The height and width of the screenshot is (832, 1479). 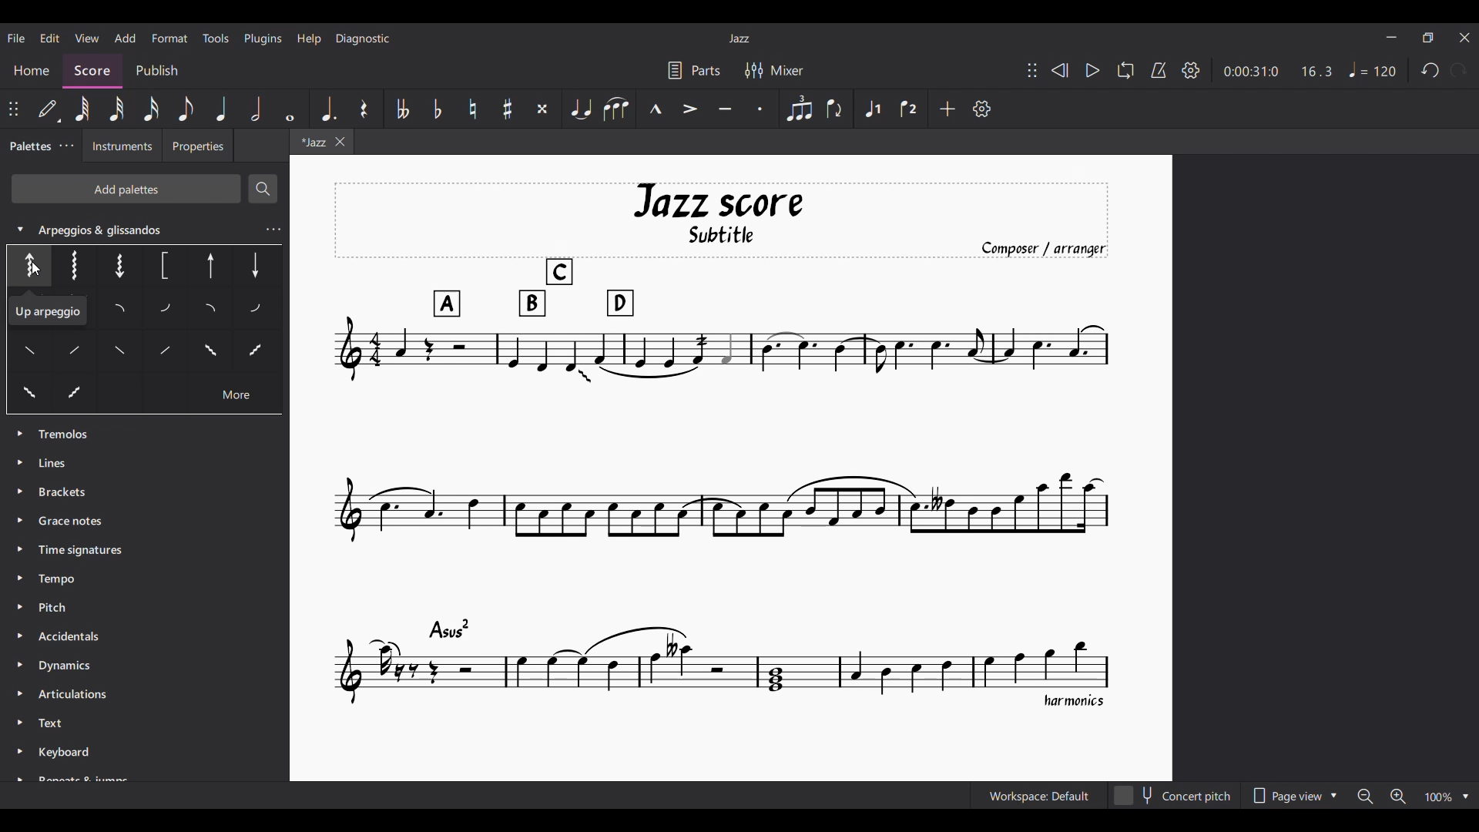 What do you see at coordinates (85, 550) in the screenshot?
I see `Time Signatures` at bounding box center [85, 550].